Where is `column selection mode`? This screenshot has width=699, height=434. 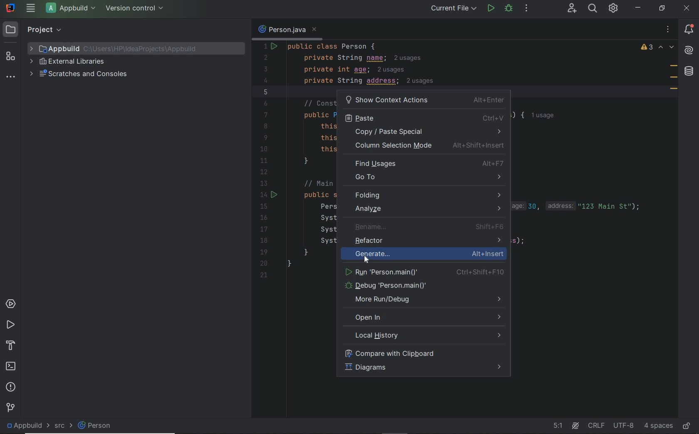
column selection mode is located at coordinates (426, 147).